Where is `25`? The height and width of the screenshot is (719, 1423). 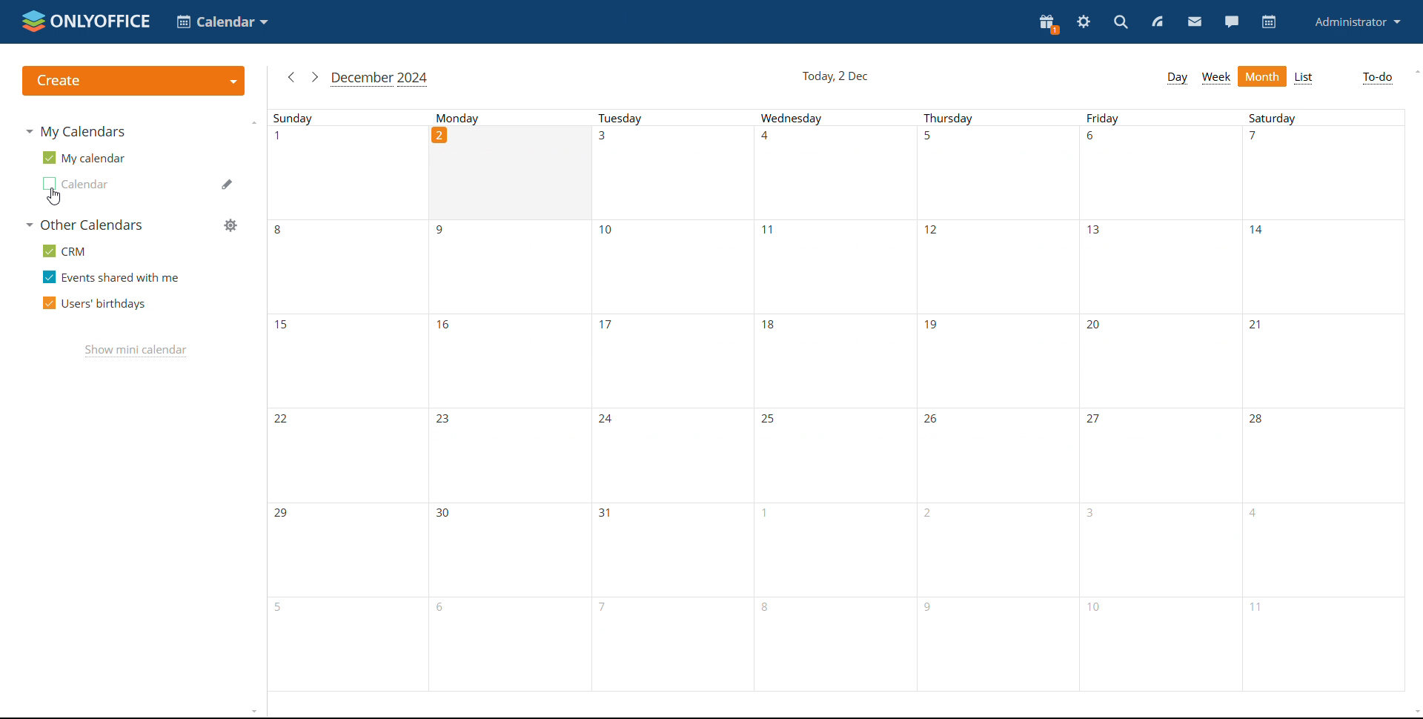 25 is located at coordinates (832, 454).